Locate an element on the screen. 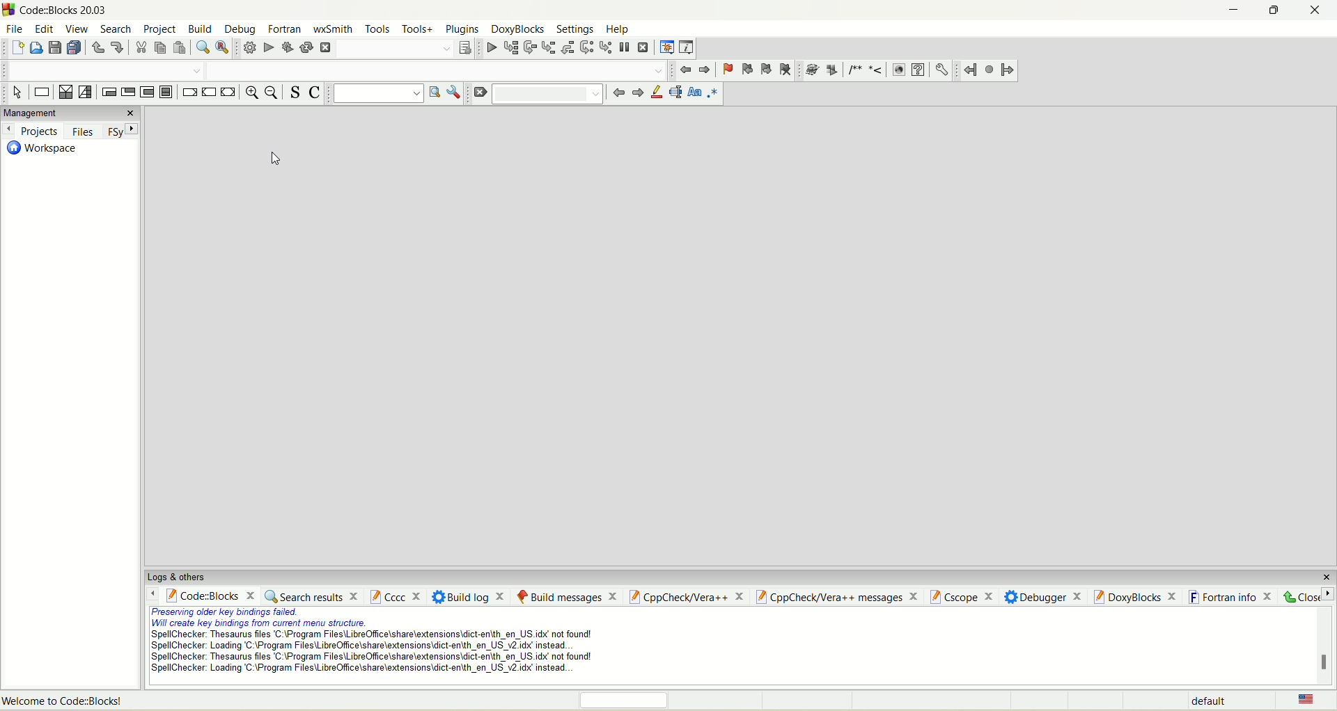  Extract is located at coordinates (831, 70).